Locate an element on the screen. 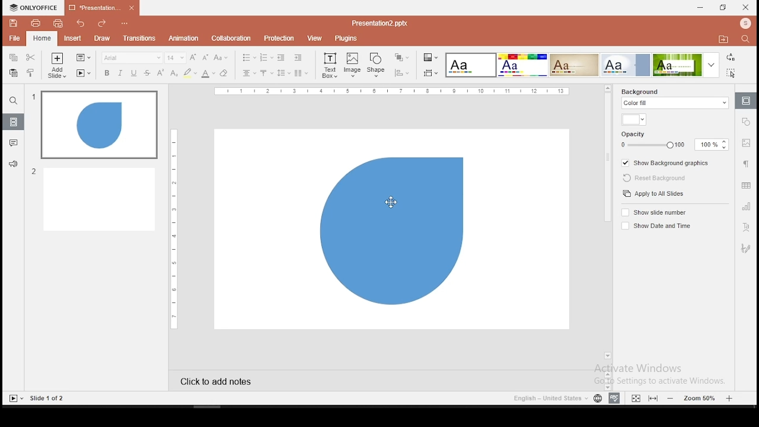  animation is located at coordinates (184, 38).